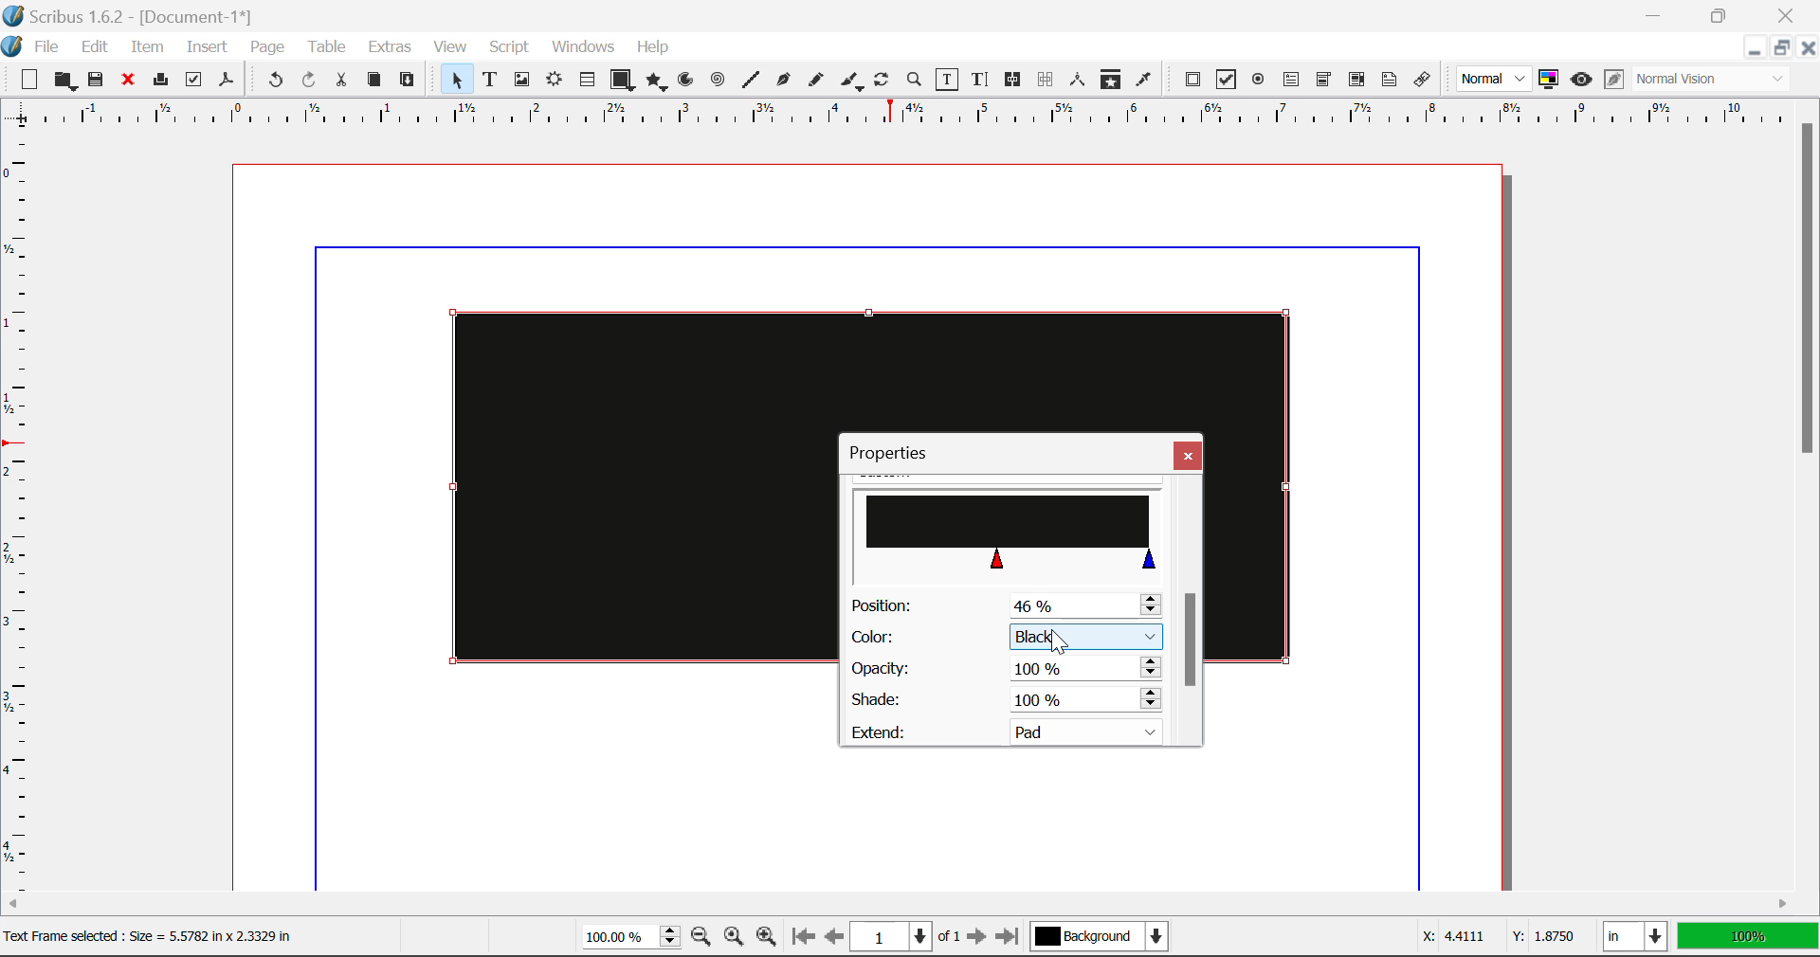 The image size is (1820, 957). What do you see at coordinates (1323, 82) in the screenshot?
I see `PDF Combo Box` at bounding box center [1323, 82].